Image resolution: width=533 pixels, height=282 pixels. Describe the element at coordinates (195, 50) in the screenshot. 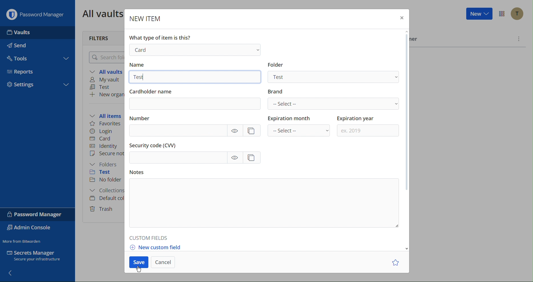

I see `Login` at that location.